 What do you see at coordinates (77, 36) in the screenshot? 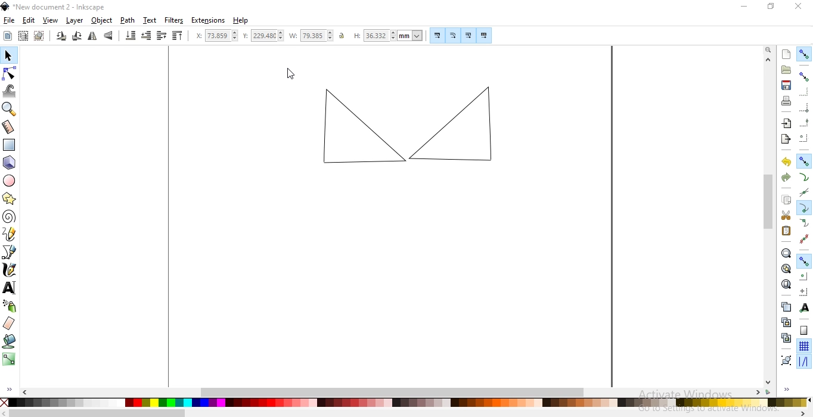
I see `rotate 90 clockwise` at bounding box center [77, 36].